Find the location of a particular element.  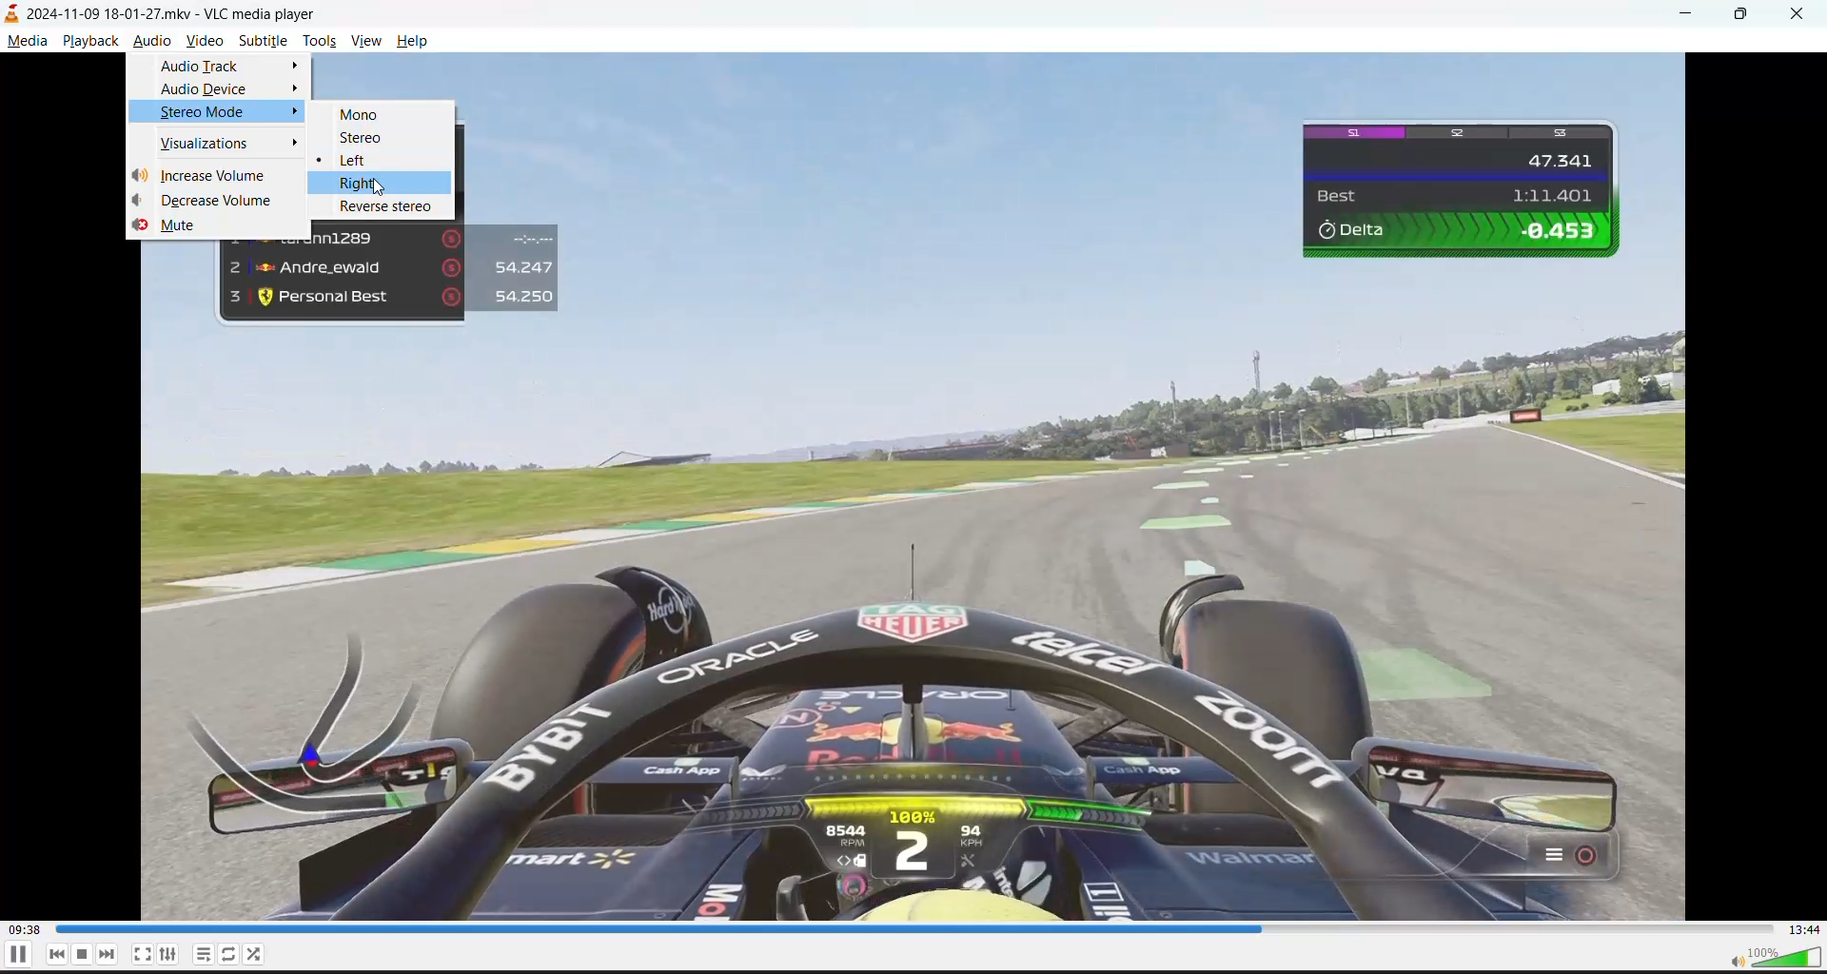

stereo mode is located at coordinates (206, 112).